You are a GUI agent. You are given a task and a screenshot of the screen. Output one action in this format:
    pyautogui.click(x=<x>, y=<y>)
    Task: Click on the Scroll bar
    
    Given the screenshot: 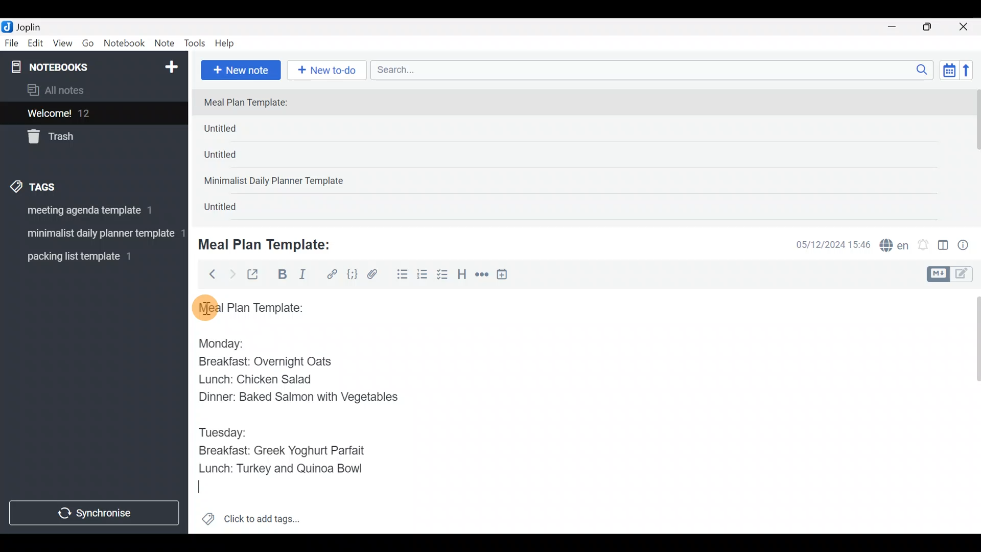 What is the action you would take?
    pyautogui.click(x=970, y=411)
    